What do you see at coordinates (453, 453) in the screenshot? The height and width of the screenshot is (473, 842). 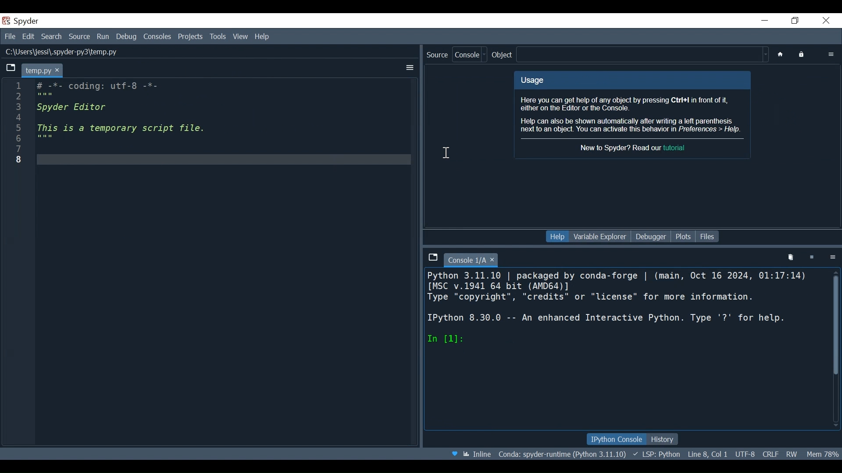 I see `Help Spyder` at bounding box center [453, 453].